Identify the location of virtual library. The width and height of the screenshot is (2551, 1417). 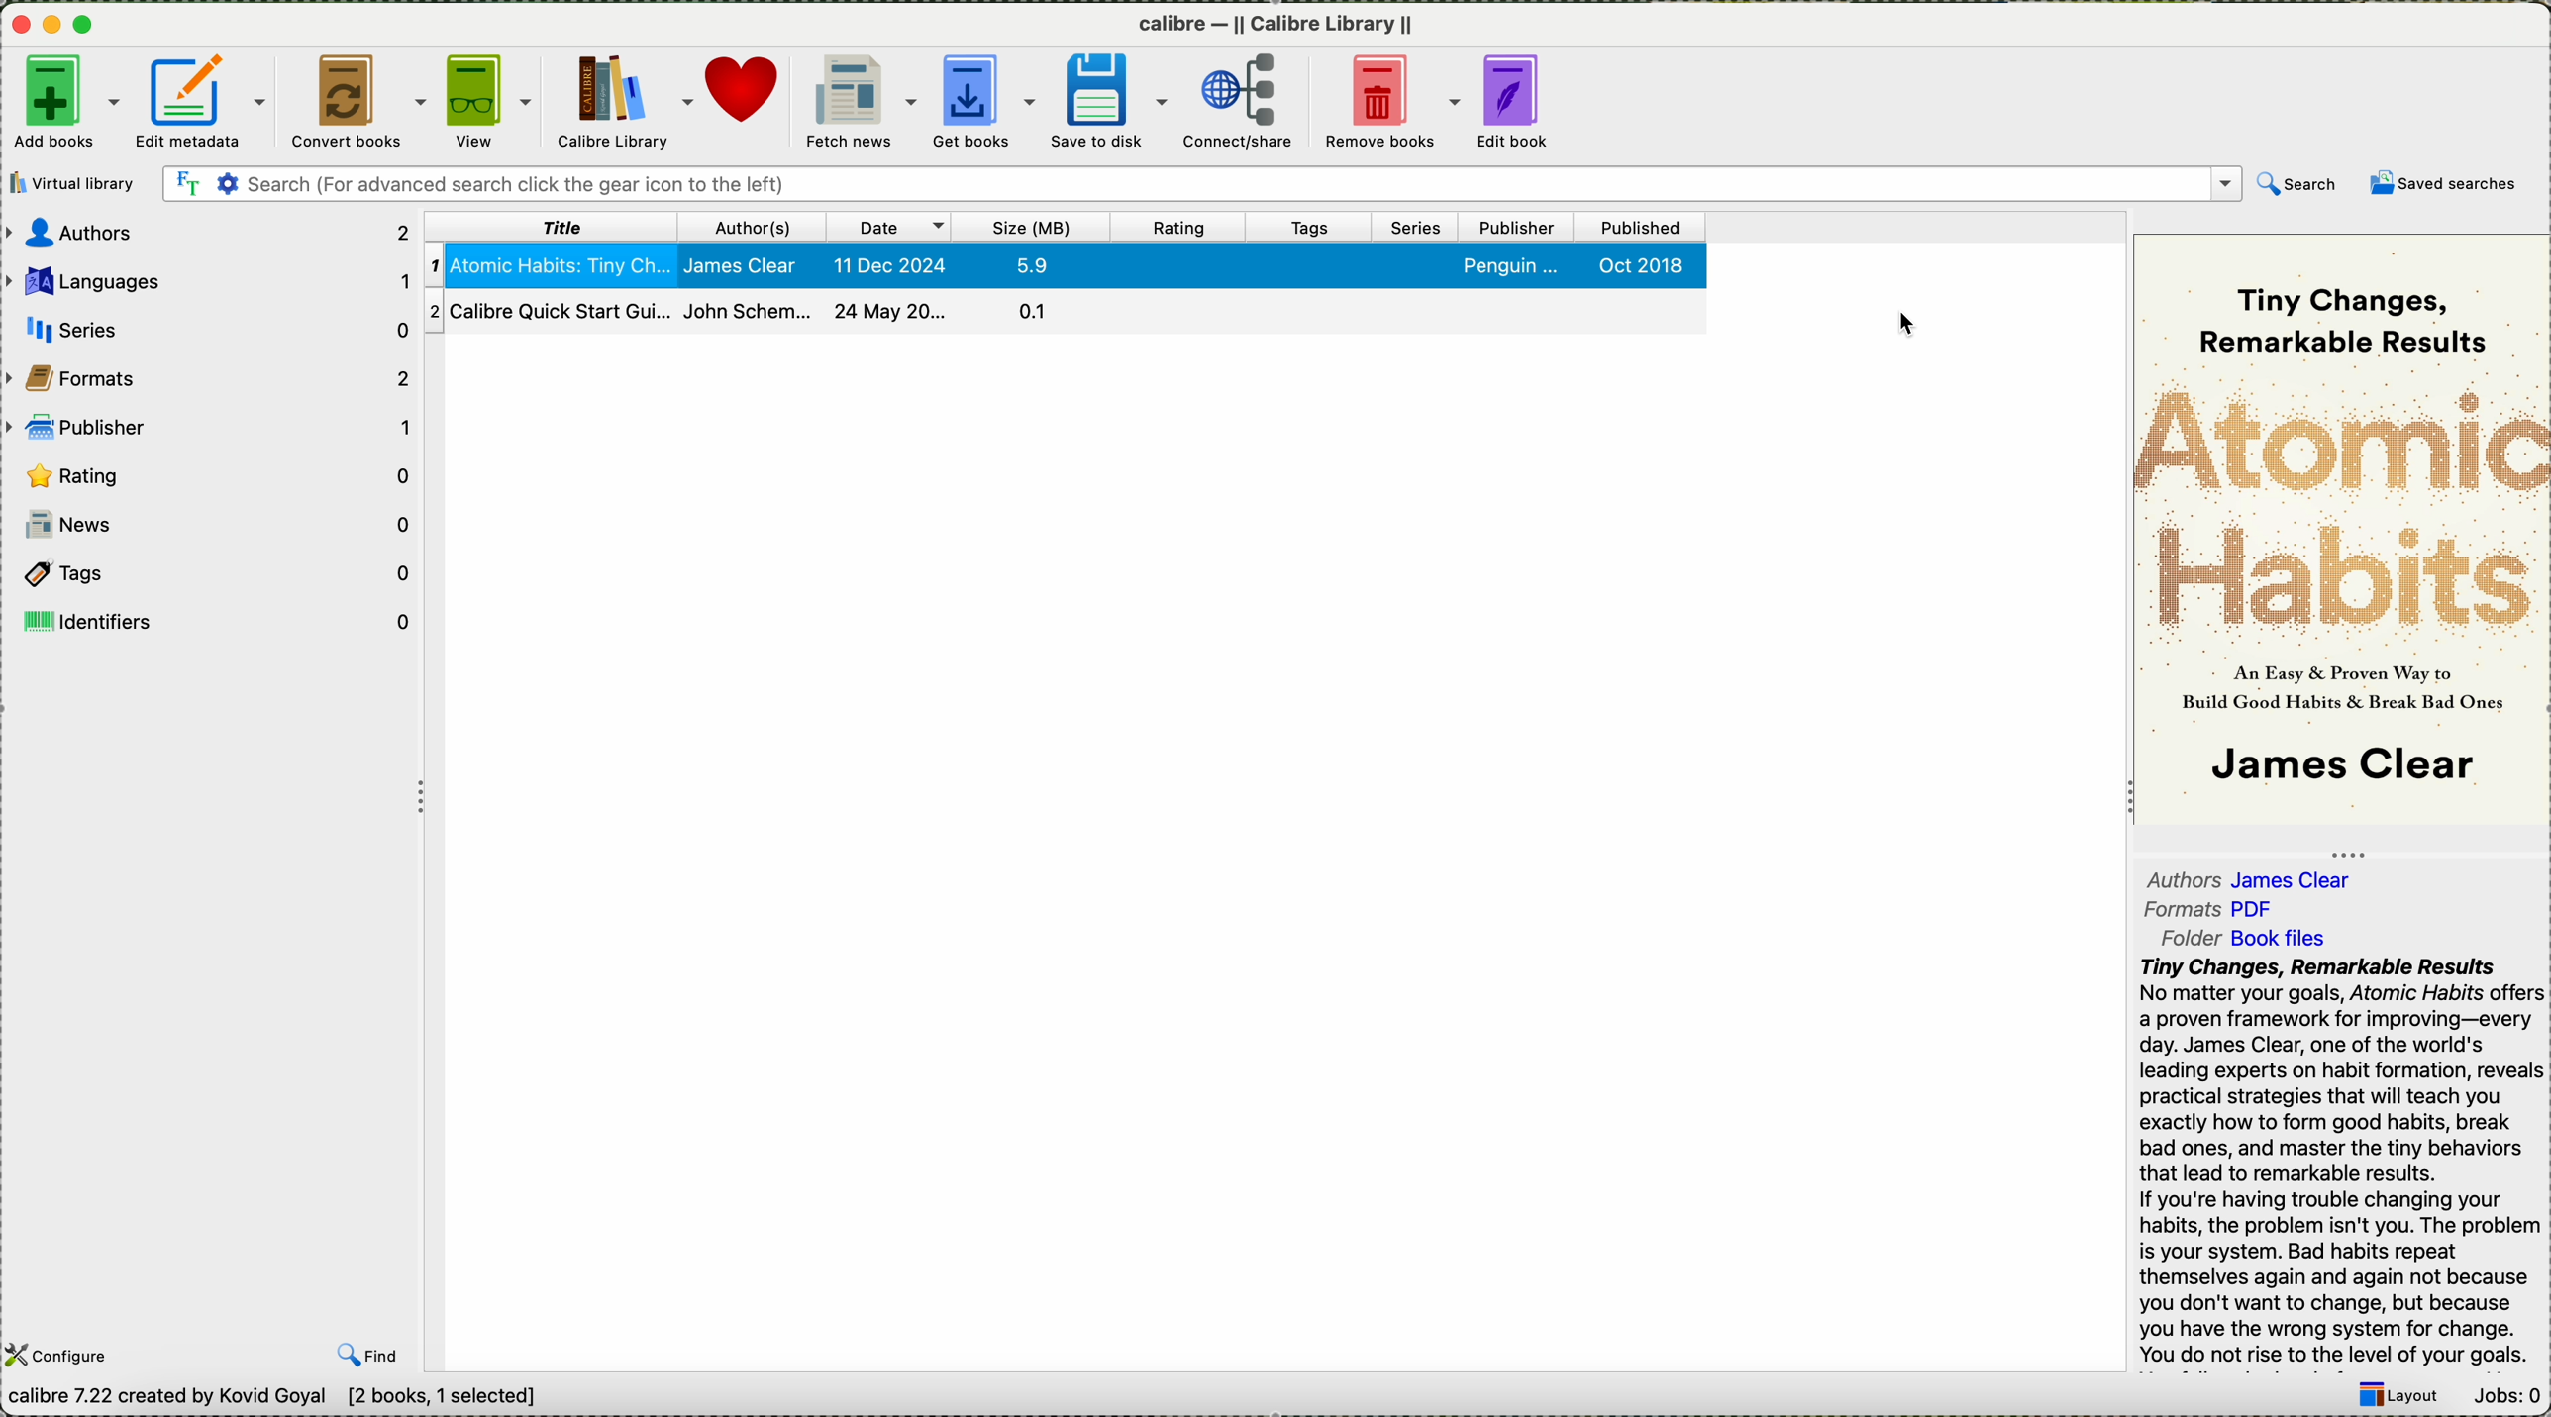
(73, 184).